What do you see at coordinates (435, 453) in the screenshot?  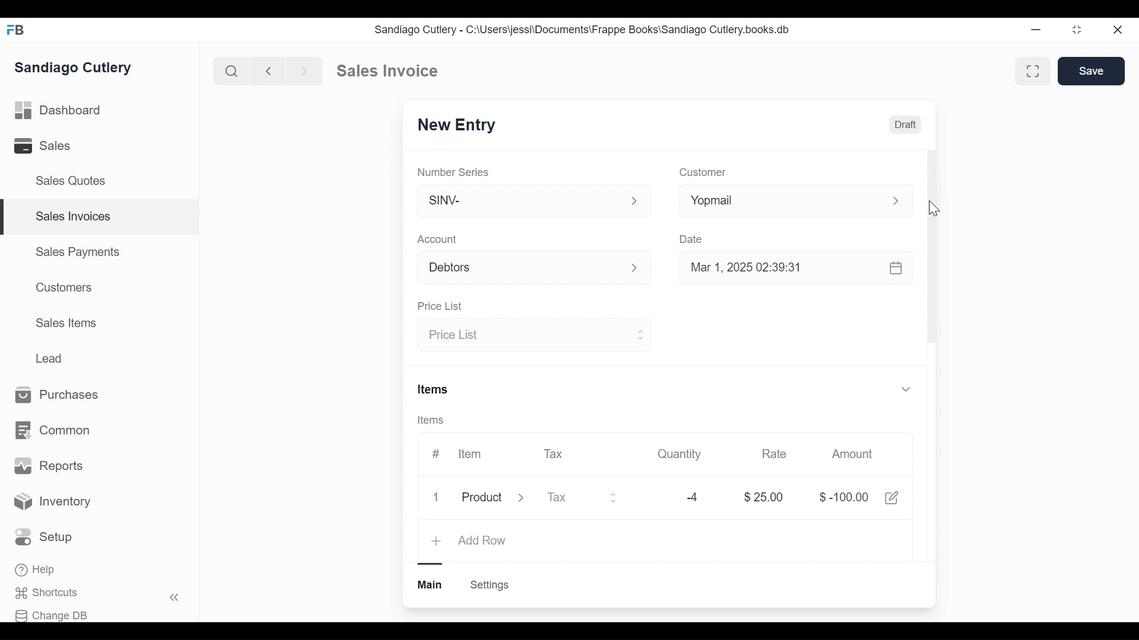 I see `#` at bounding box center [435, 453].